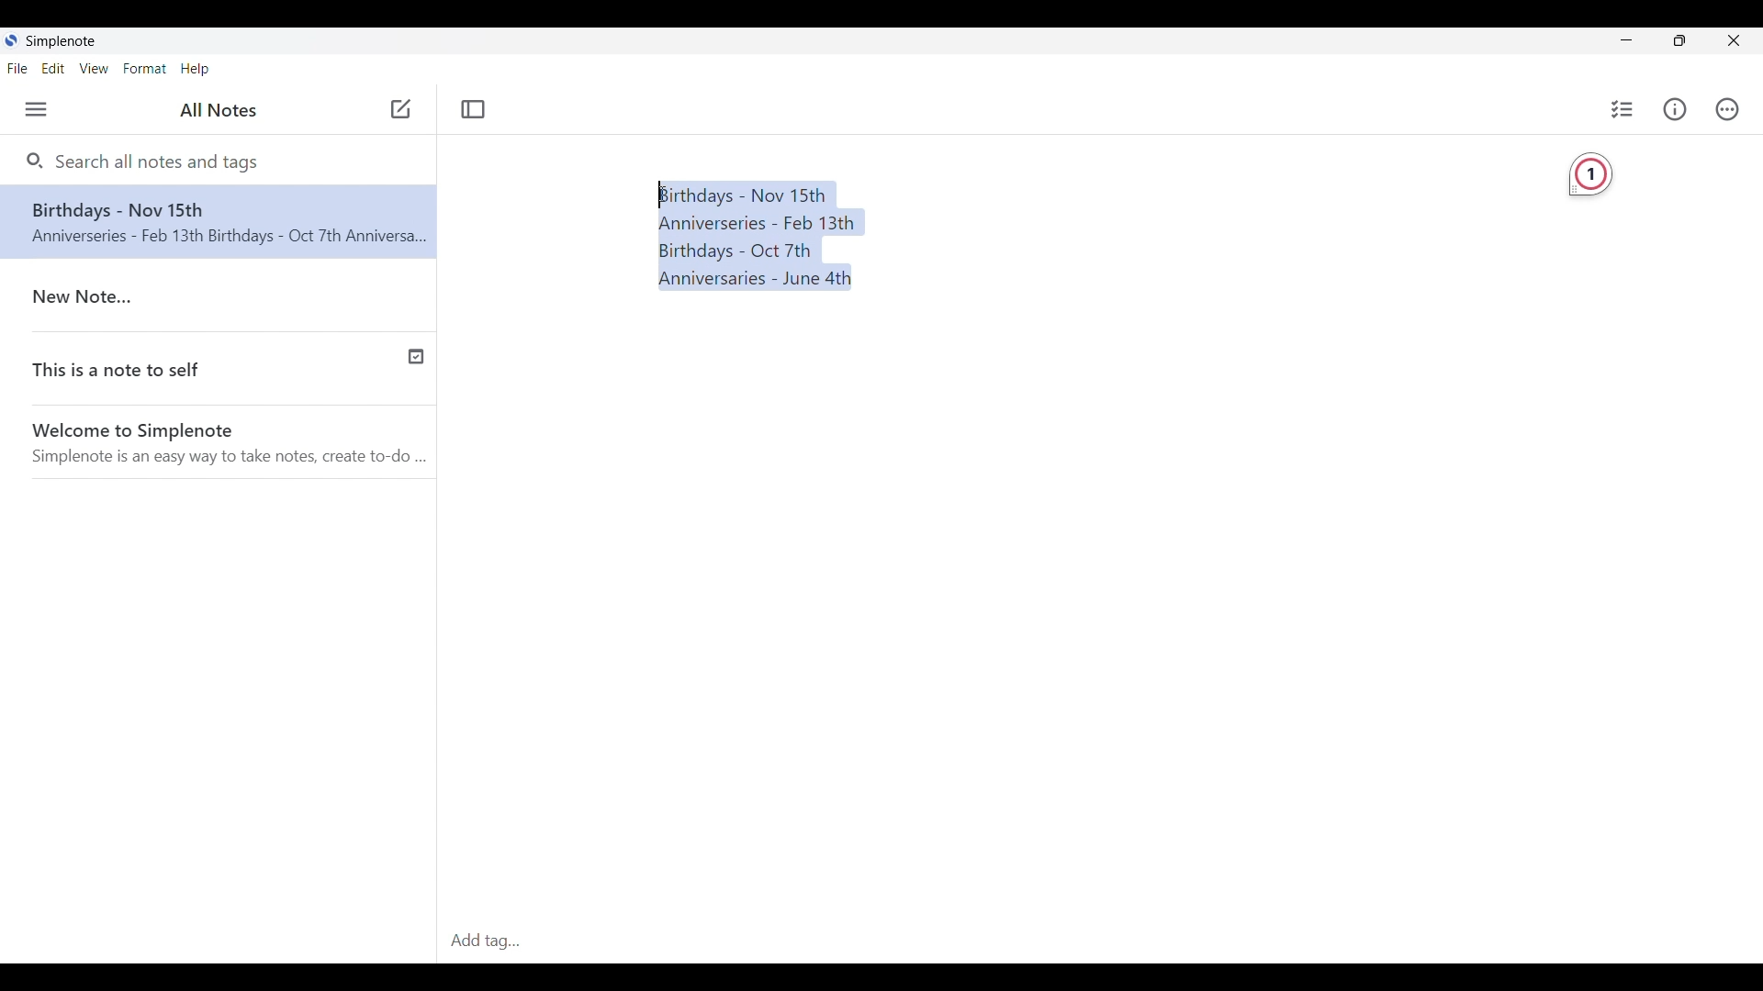 Image resolution: width=1763 pixels, height=991 pixels. Describe the element at coordinates (473, 109) in the screenshot. I see `Toggle focus mode` at that location.